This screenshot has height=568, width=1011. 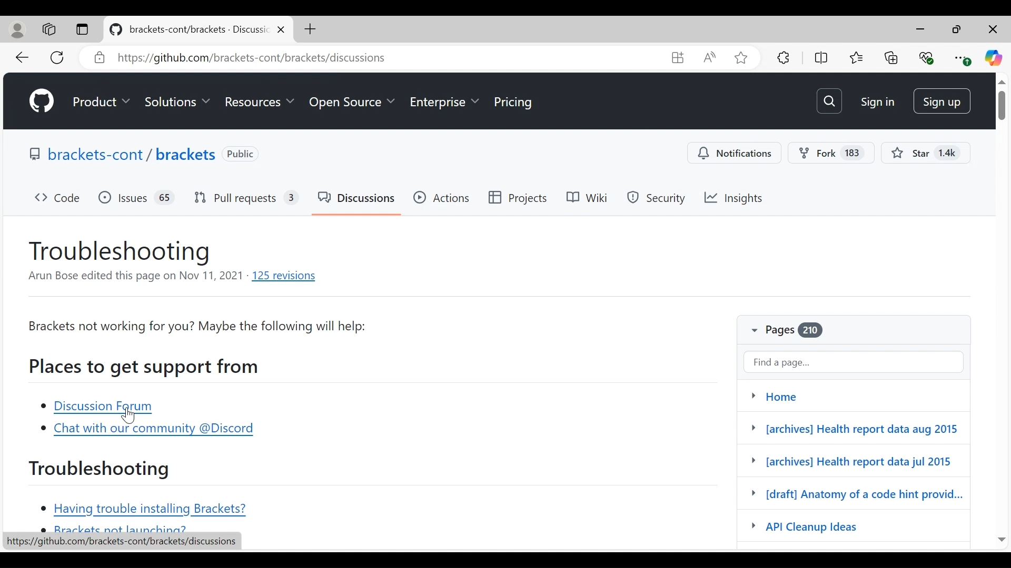 I want to click on Github Icon, so click(x=43, y=101).